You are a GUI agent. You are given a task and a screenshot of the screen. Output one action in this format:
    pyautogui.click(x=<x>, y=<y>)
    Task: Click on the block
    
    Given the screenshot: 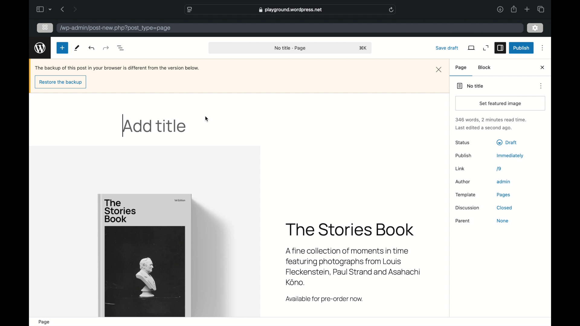 What is the action you would take?
    pyautogui.click(x=485, y=67)
    